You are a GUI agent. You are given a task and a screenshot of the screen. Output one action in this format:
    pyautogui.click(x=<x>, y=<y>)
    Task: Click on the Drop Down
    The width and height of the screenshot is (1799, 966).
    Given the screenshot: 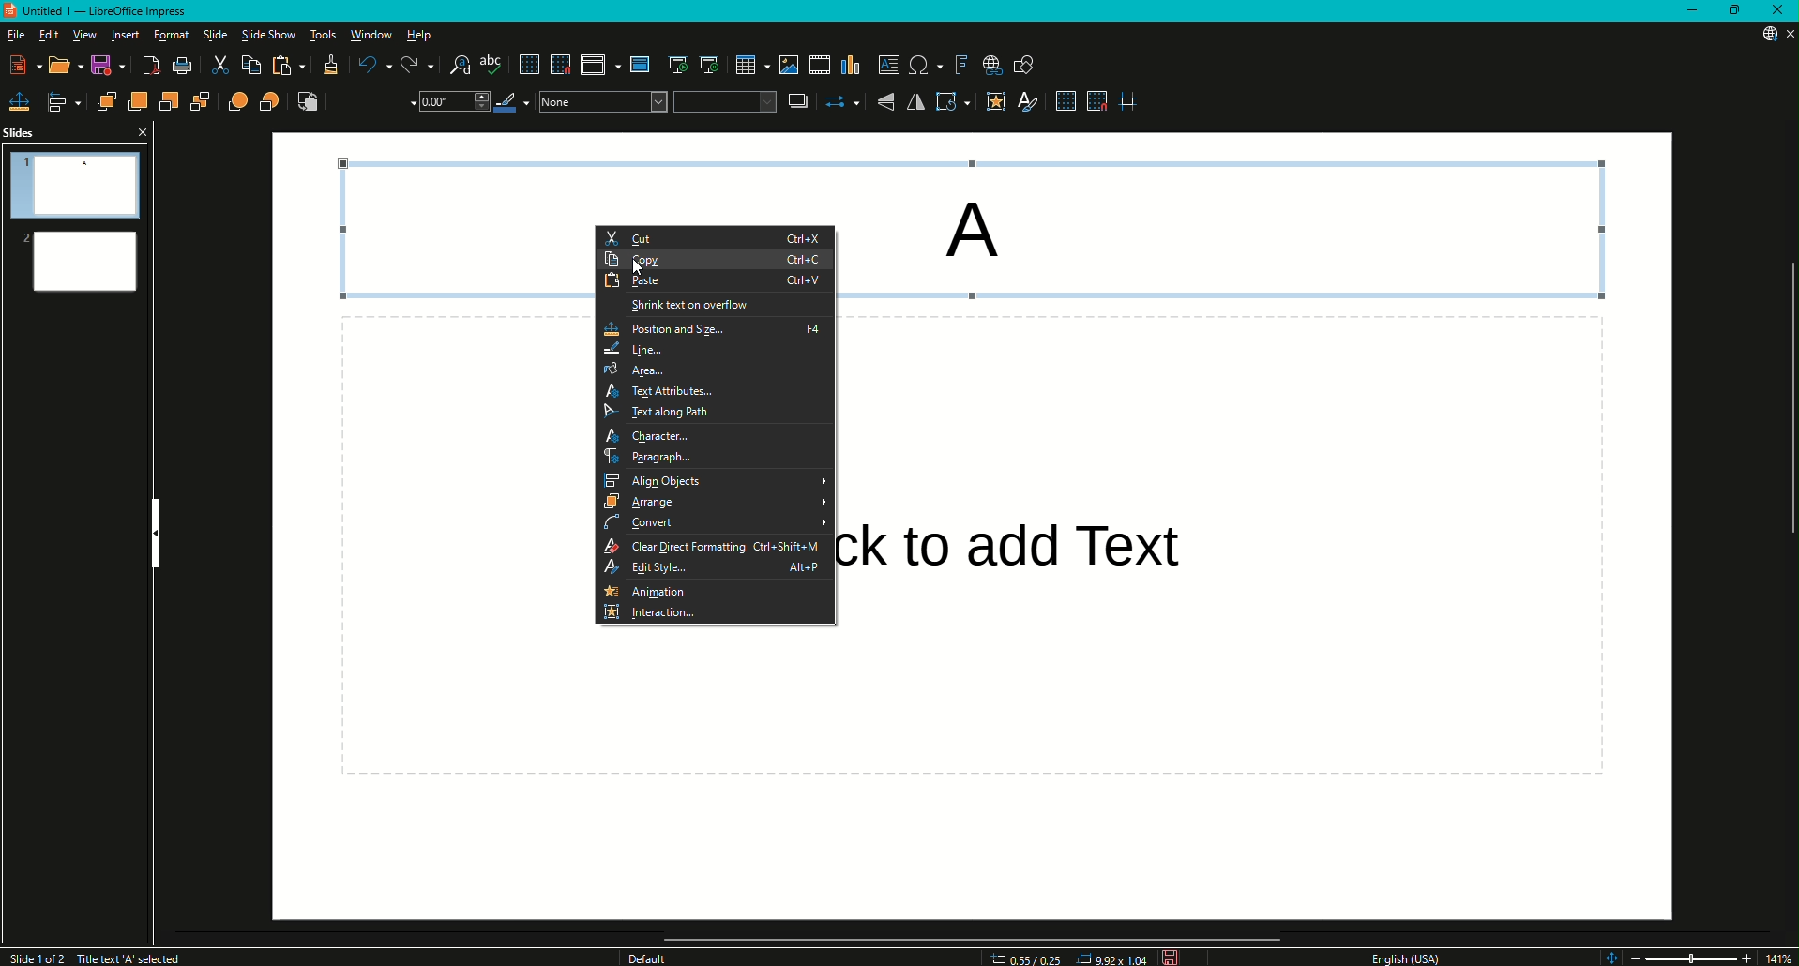 What is the action you would take?
    pyautogui.click(x=450, y=106)
    